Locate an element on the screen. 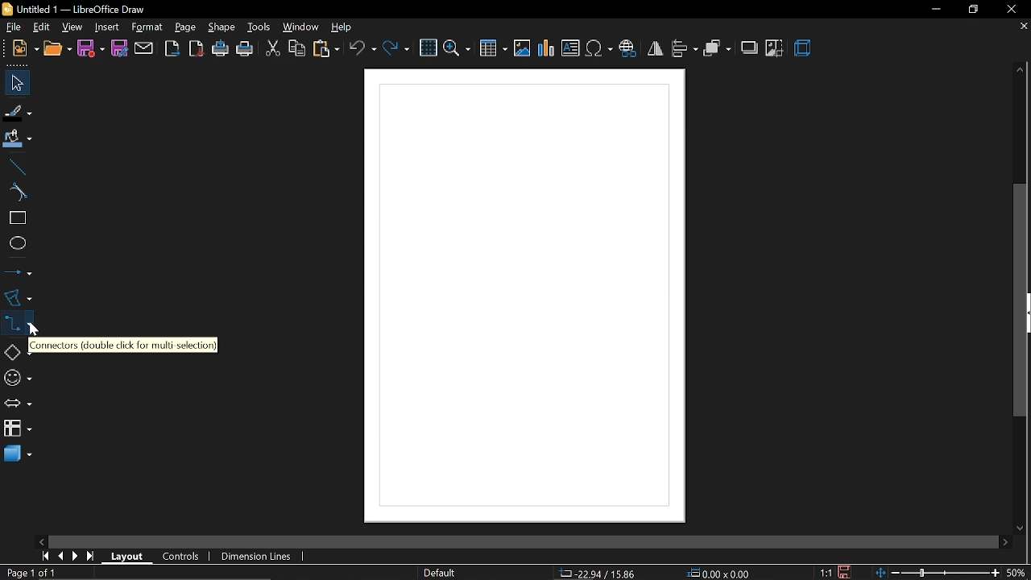 The image size is (1031, 580). Insert image is located at coordinates (523, 49).